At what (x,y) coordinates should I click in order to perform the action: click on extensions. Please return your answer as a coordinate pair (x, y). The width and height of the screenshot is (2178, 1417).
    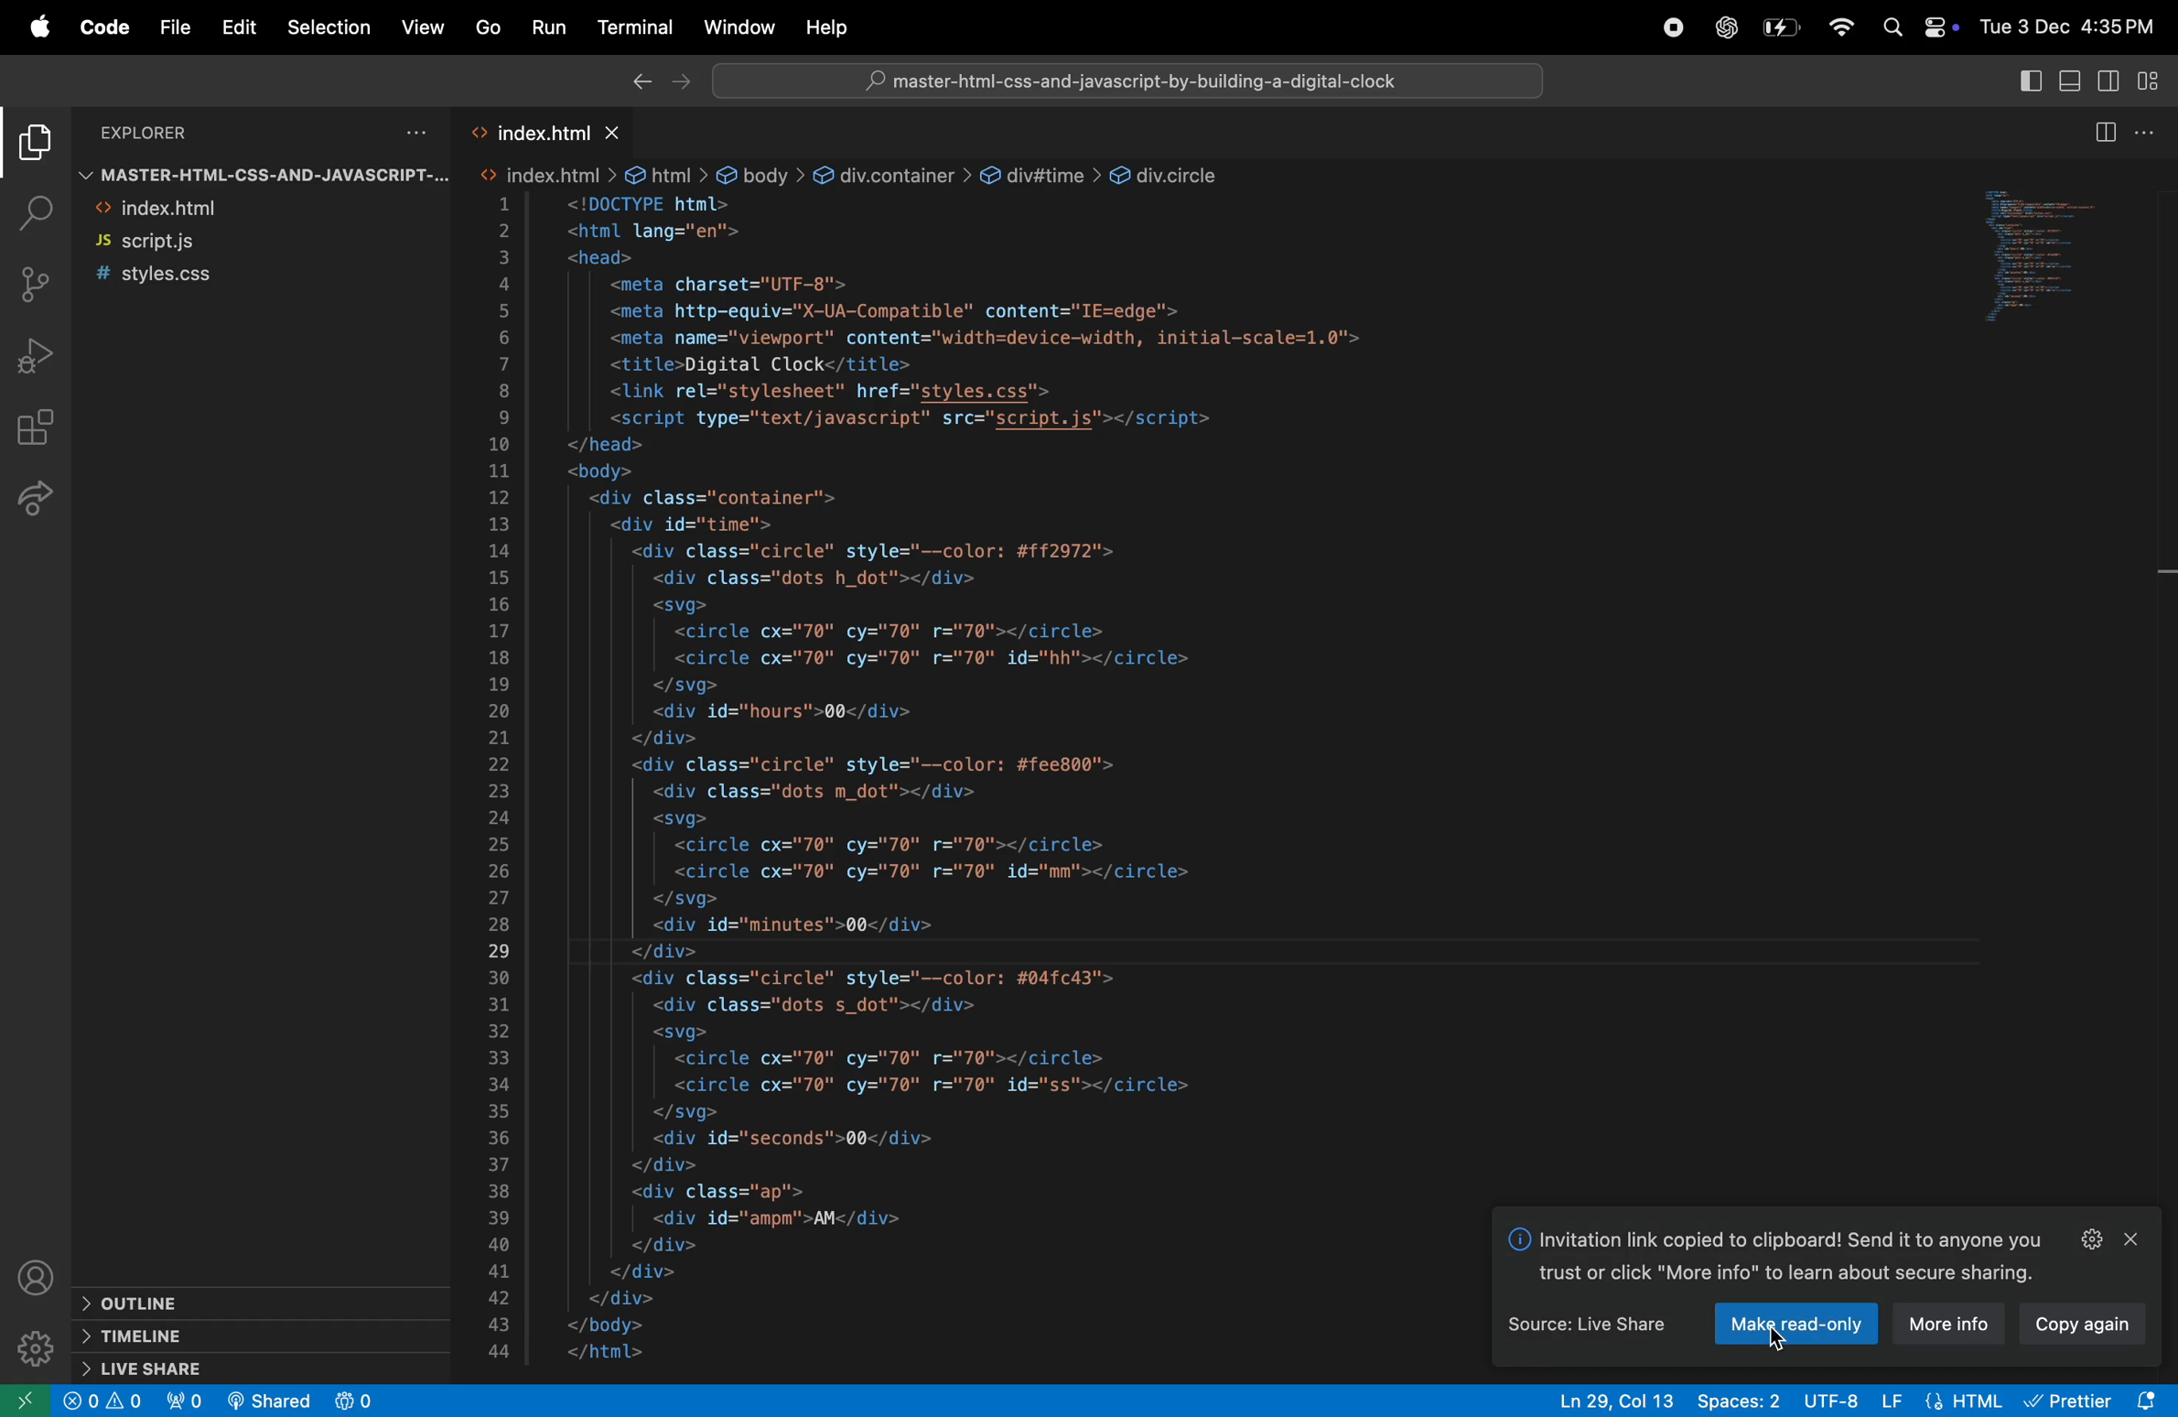
    Looking at the image, I should click on (38, 428).